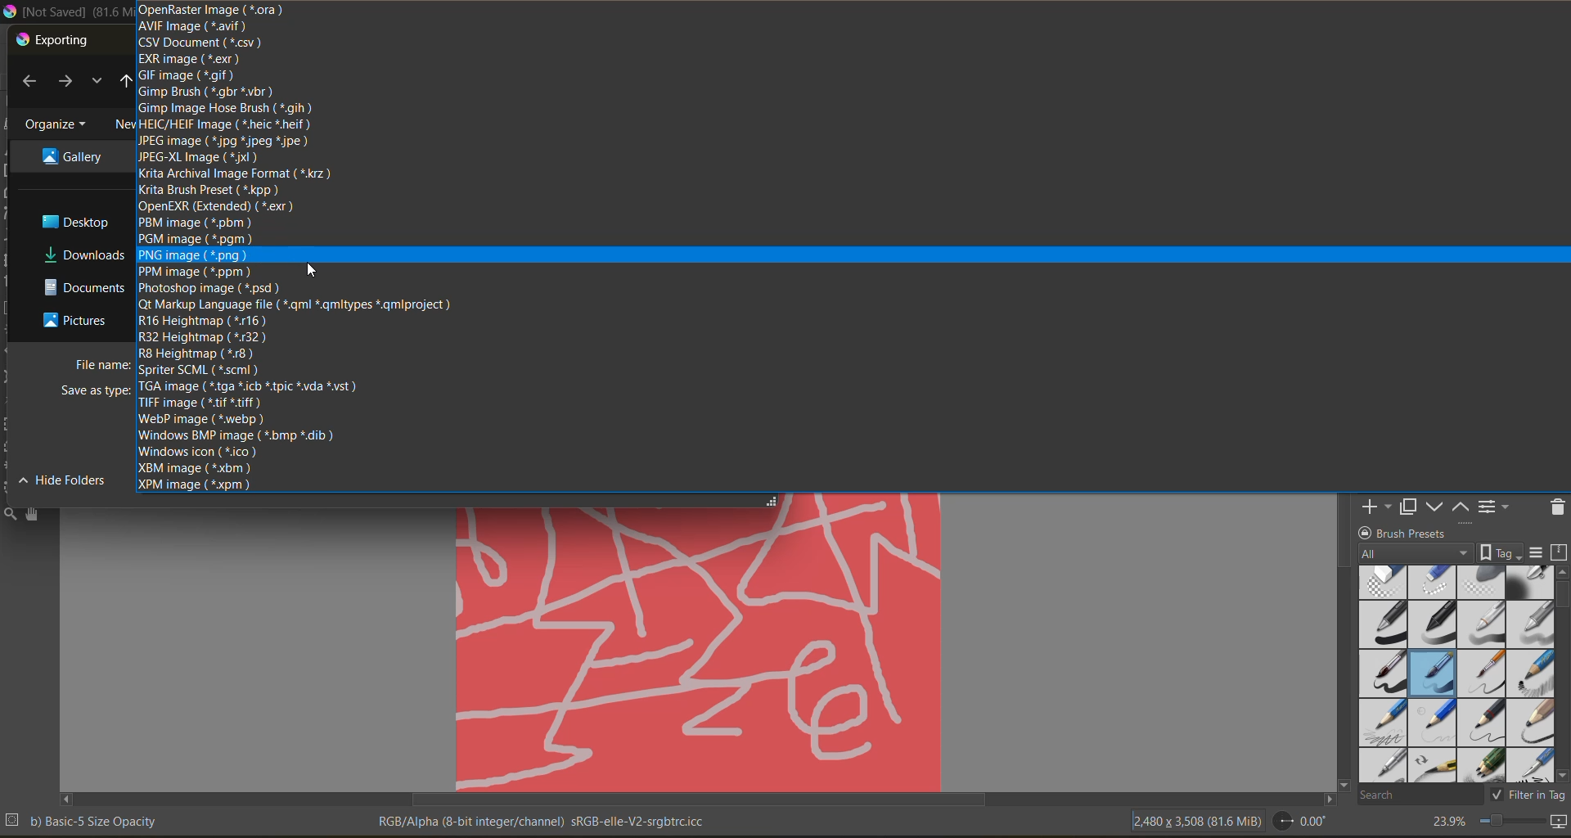 This screenshot has width=1571, height=838. I want to click on jpeg image, so click(227, 141).